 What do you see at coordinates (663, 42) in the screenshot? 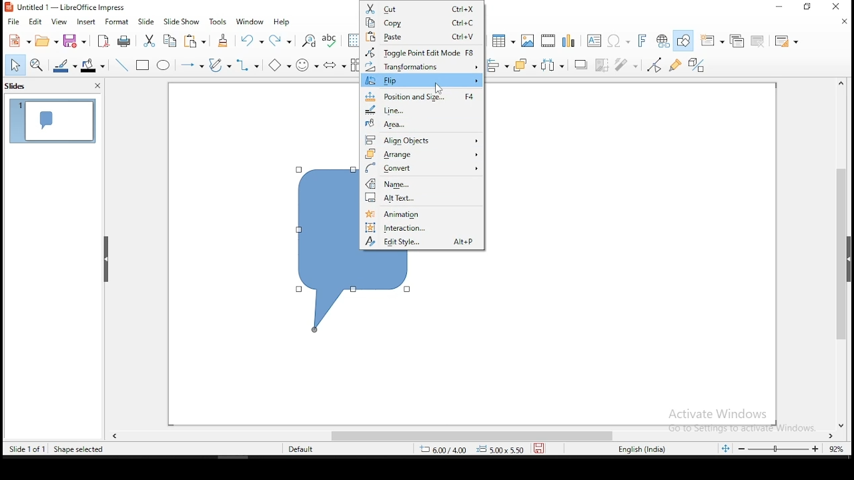
I see `insert hyperlink` at bounding box center [663, 42].